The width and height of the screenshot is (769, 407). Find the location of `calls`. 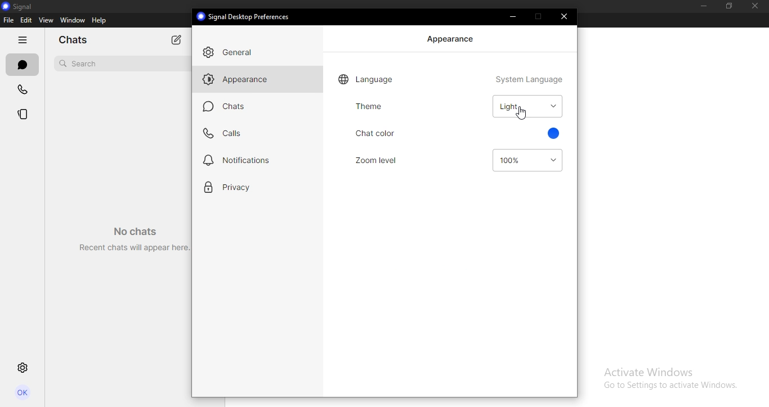

calls is located at coordinates (23, 91).